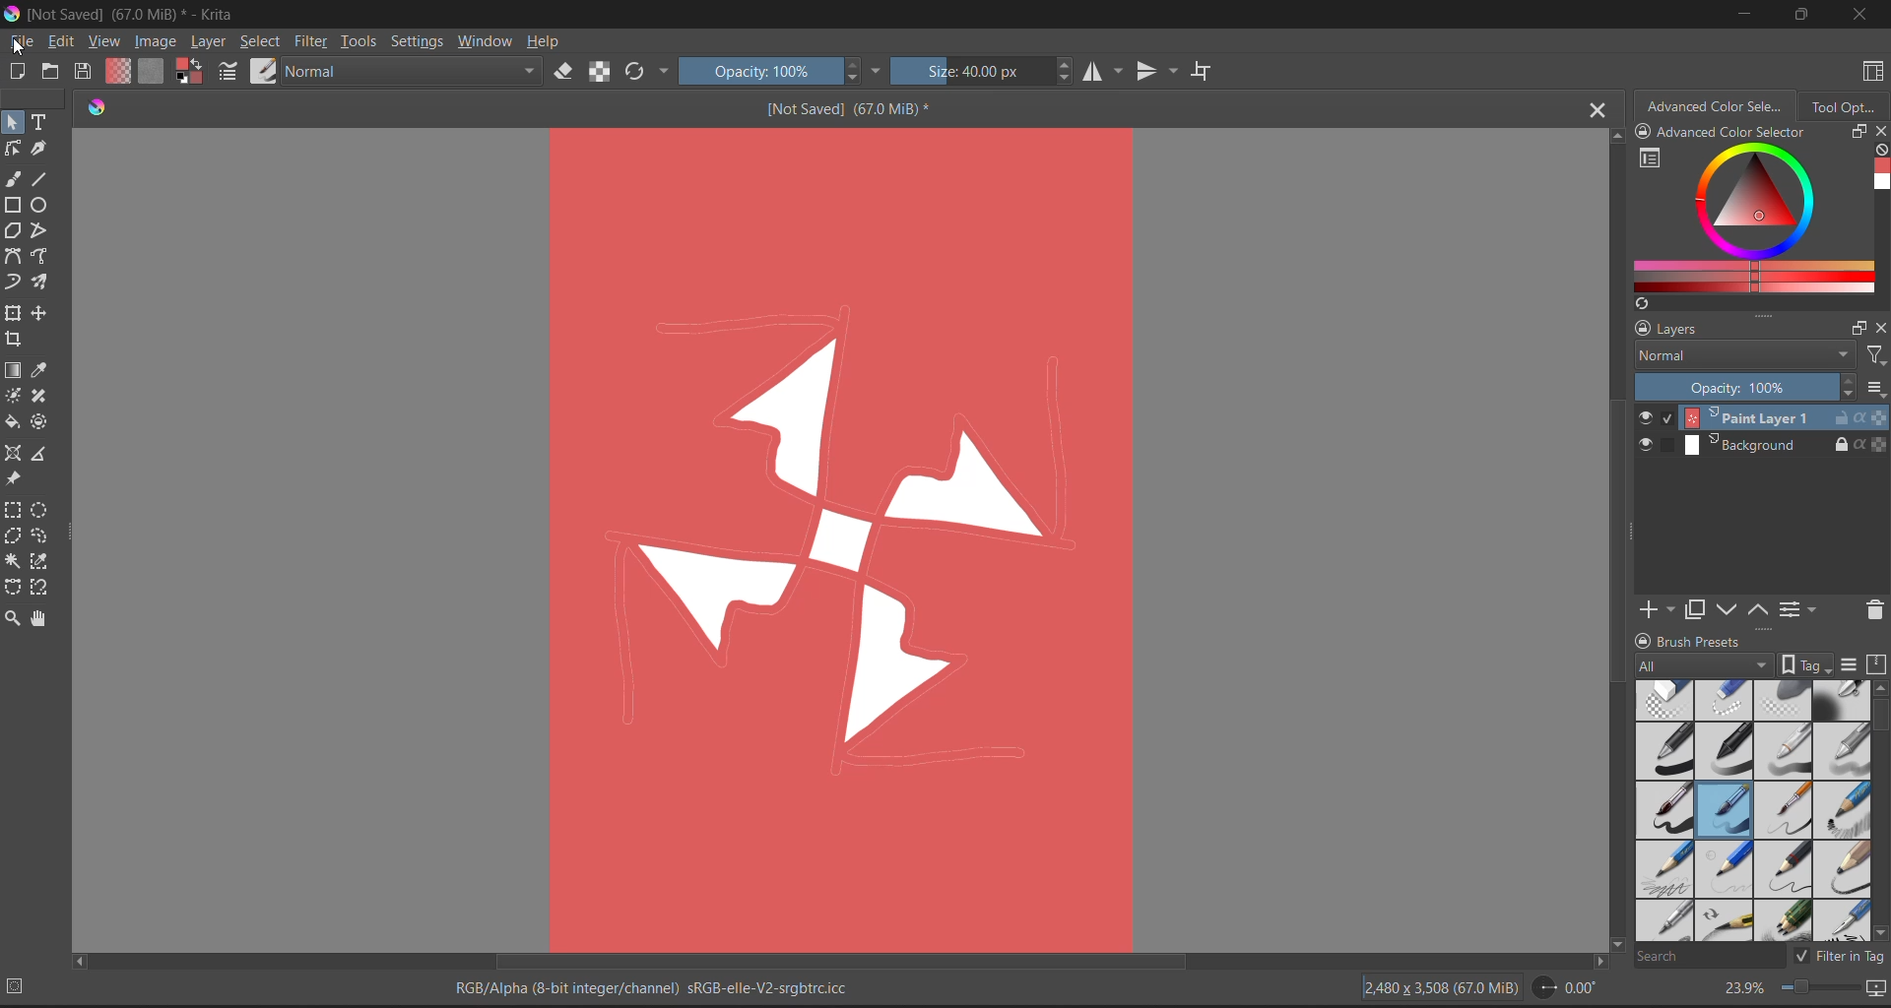  What do you see at coordinates (12, 368) in the screenshot?
I see `tools` at bounding box center [12, 368].